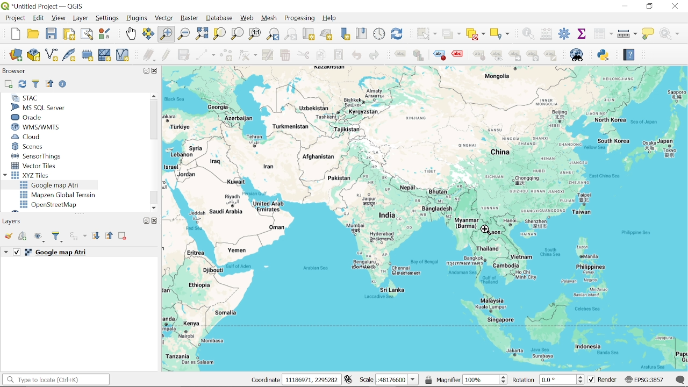 The width and height of the screenshot is (688, 387). What do you see at coordinates (78, 237) in the screenshot?
I see `insert audio` at bounding box center [78, 237].